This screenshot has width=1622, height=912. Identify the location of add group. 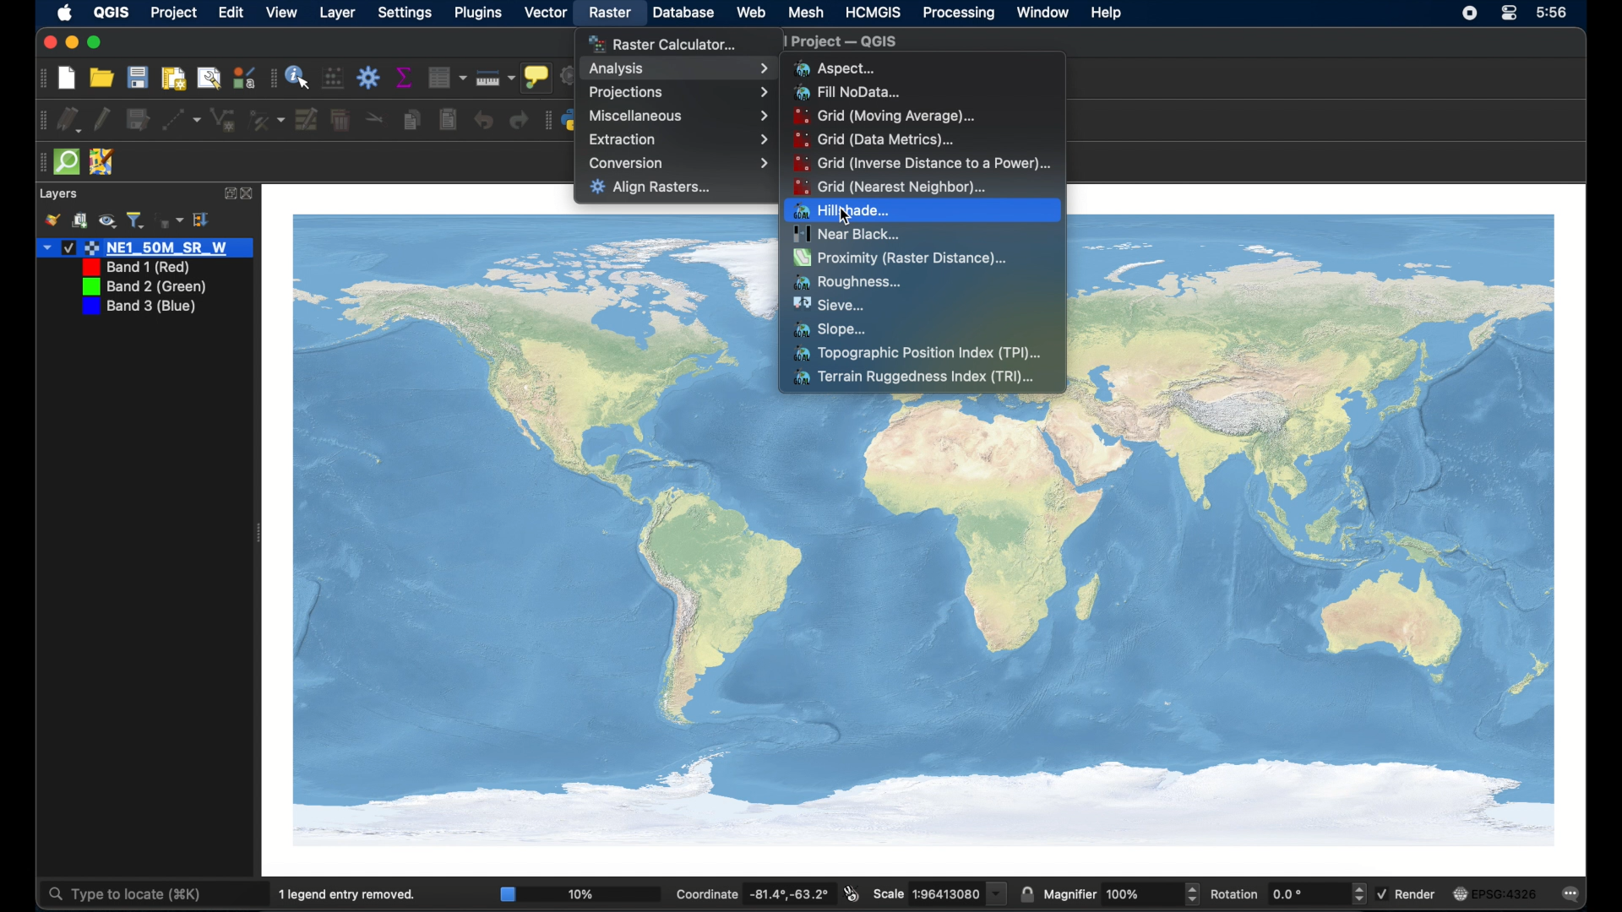
(80, 220).